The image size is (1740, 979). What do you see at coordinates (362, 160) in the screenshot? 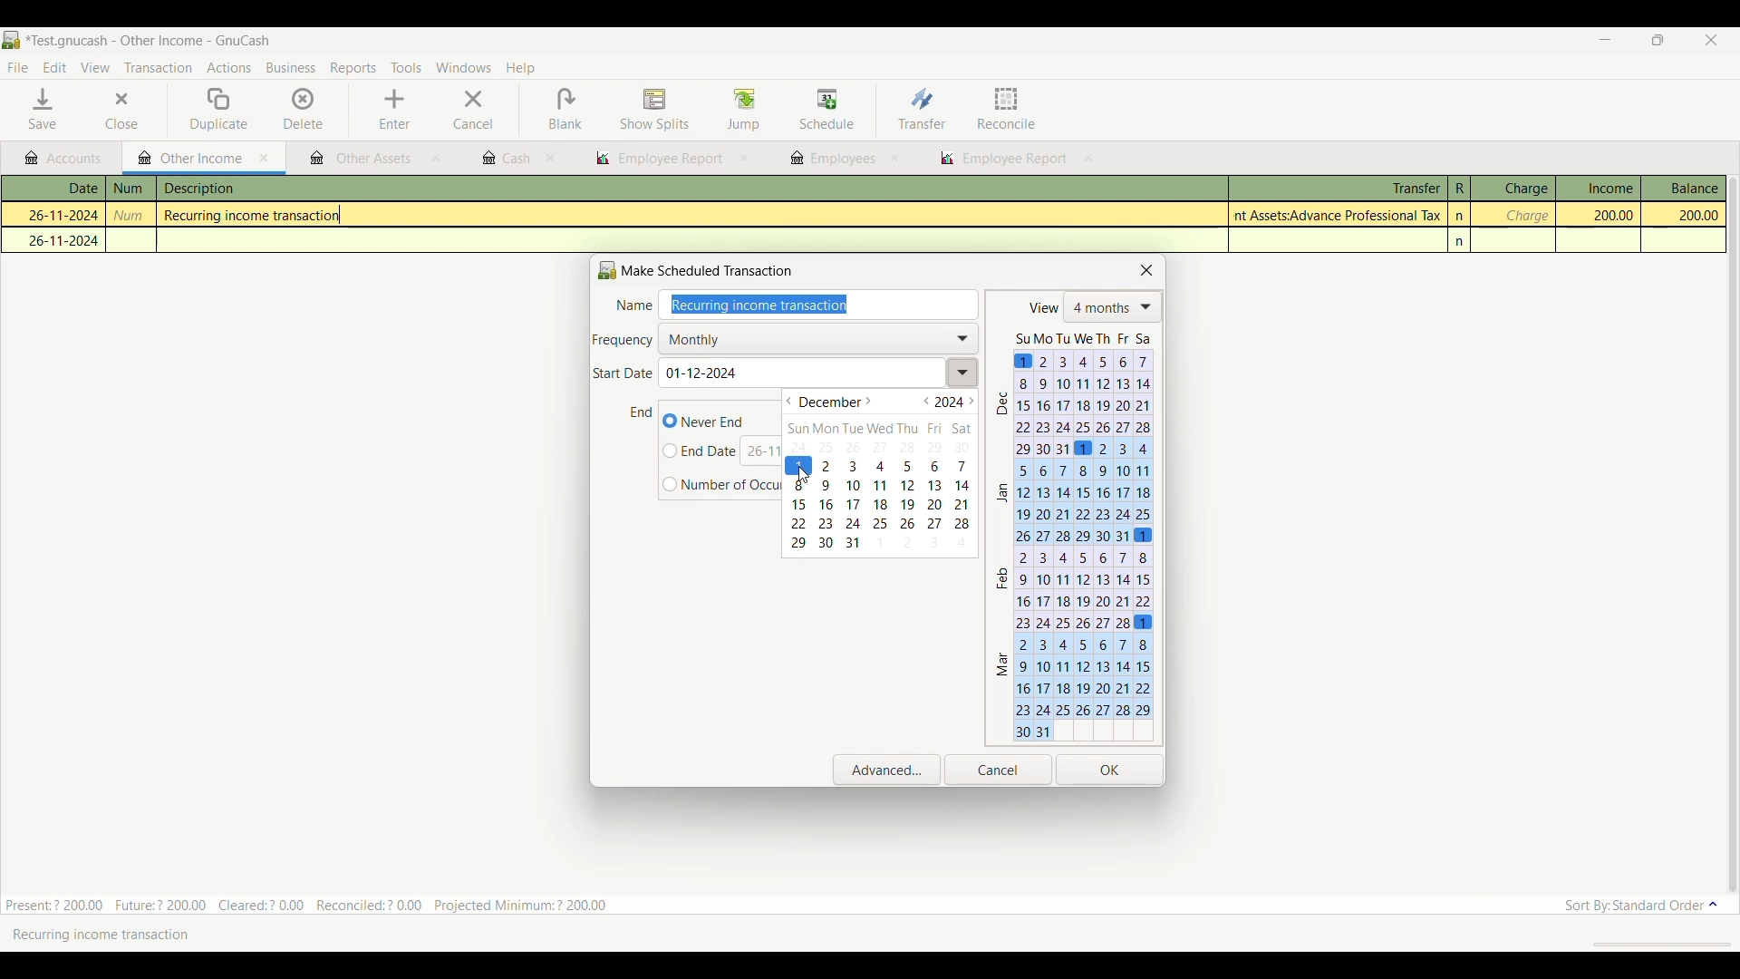
I see `other assets` at bounding box center [362, 160].